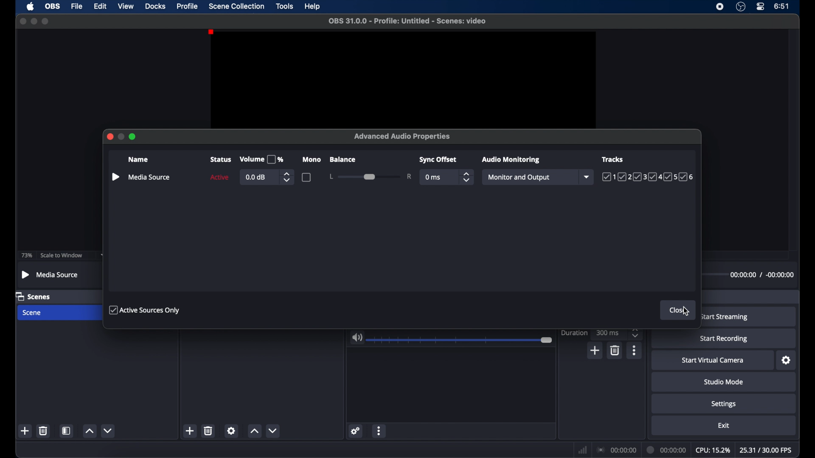 This screenshot has width=815, height=458. I want to click on stepper buttons, so click(636, 332).